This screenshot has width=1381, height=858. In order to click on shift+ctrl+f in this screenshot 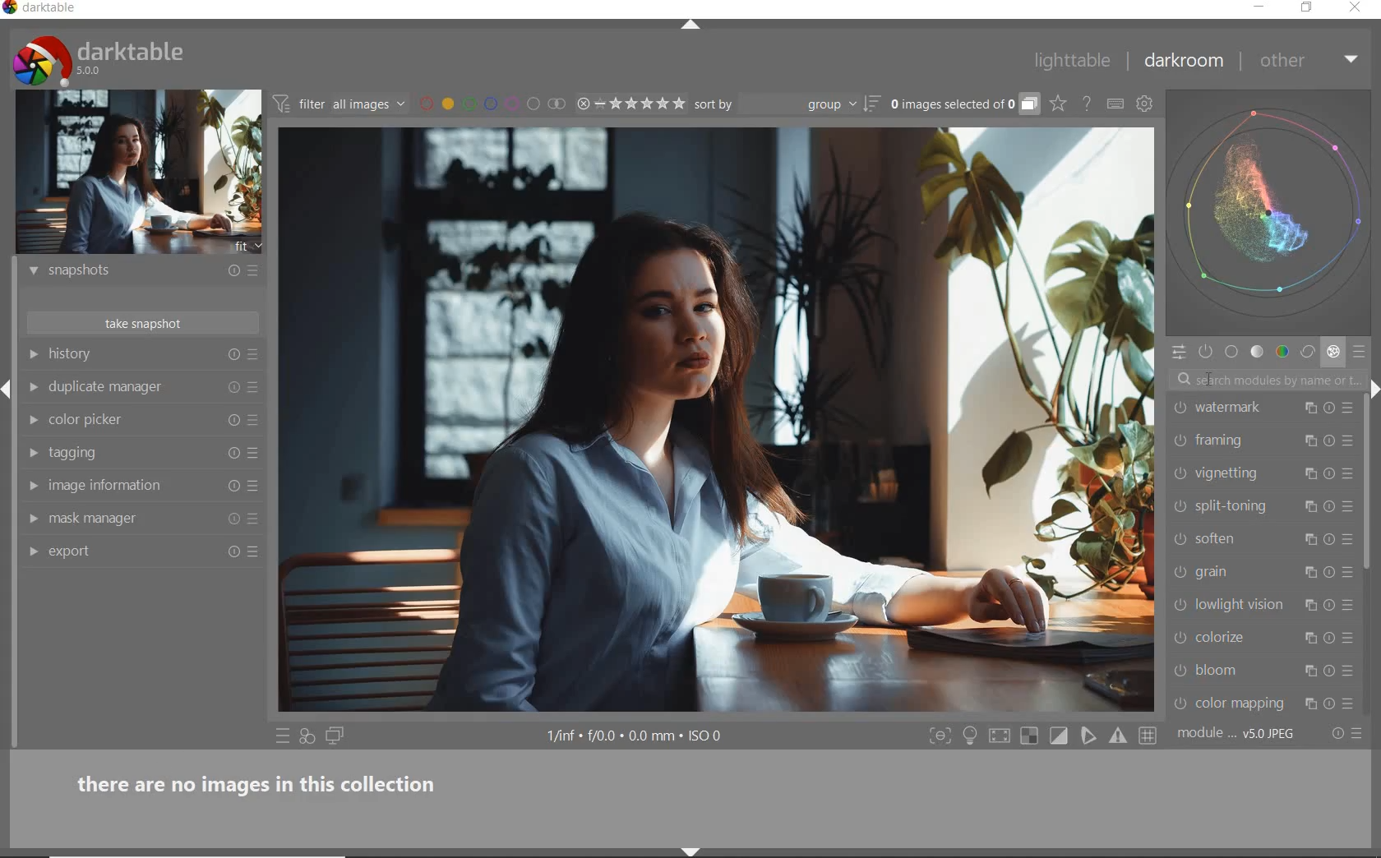, I will do `click(940, 736)`.